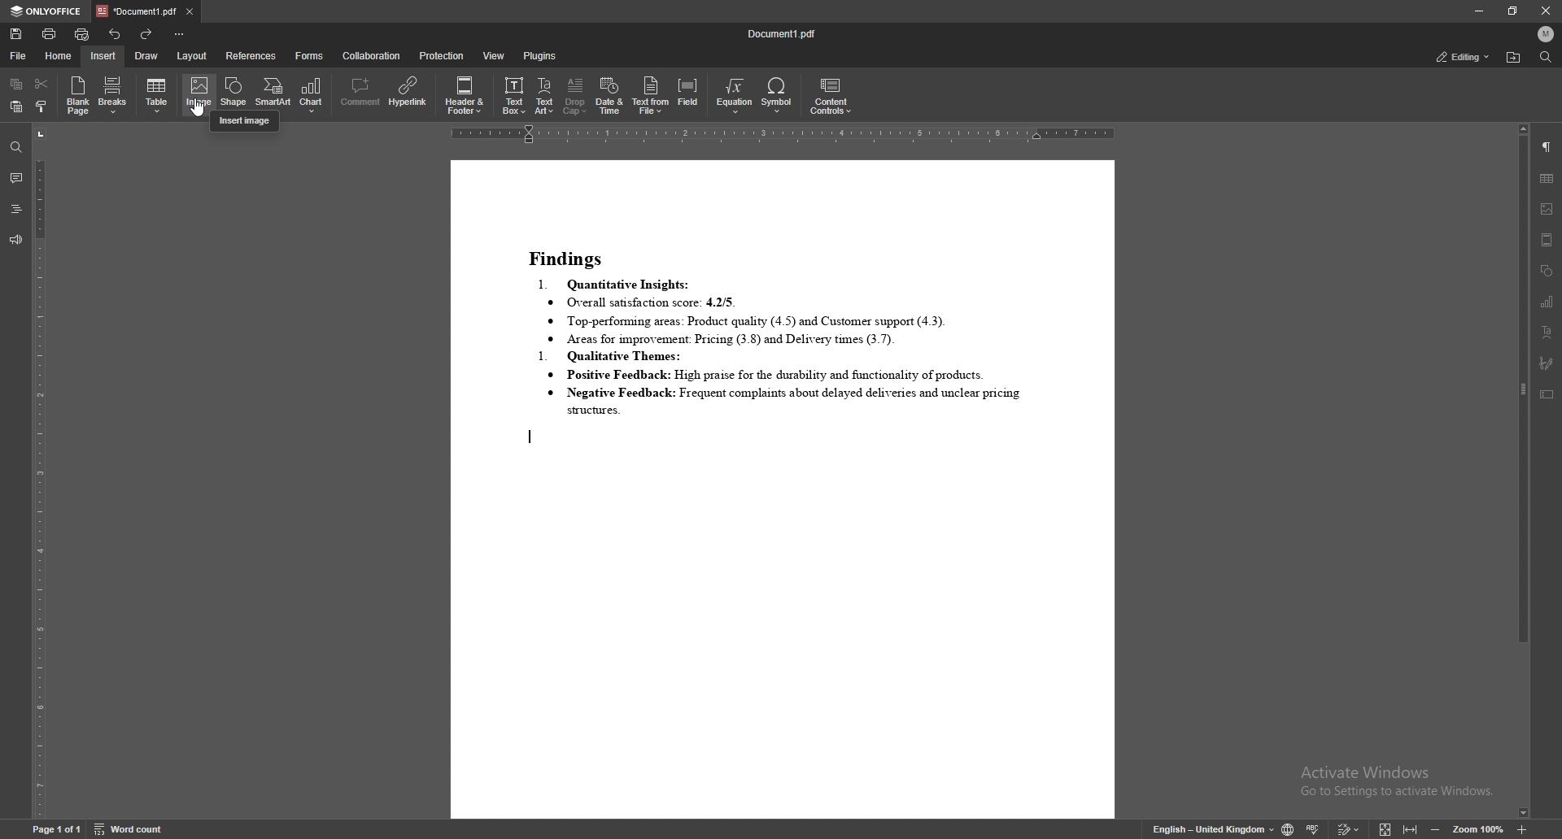  Describe the element at coordinates (190, 12) in the screenshot. I see `close tab` at that location.